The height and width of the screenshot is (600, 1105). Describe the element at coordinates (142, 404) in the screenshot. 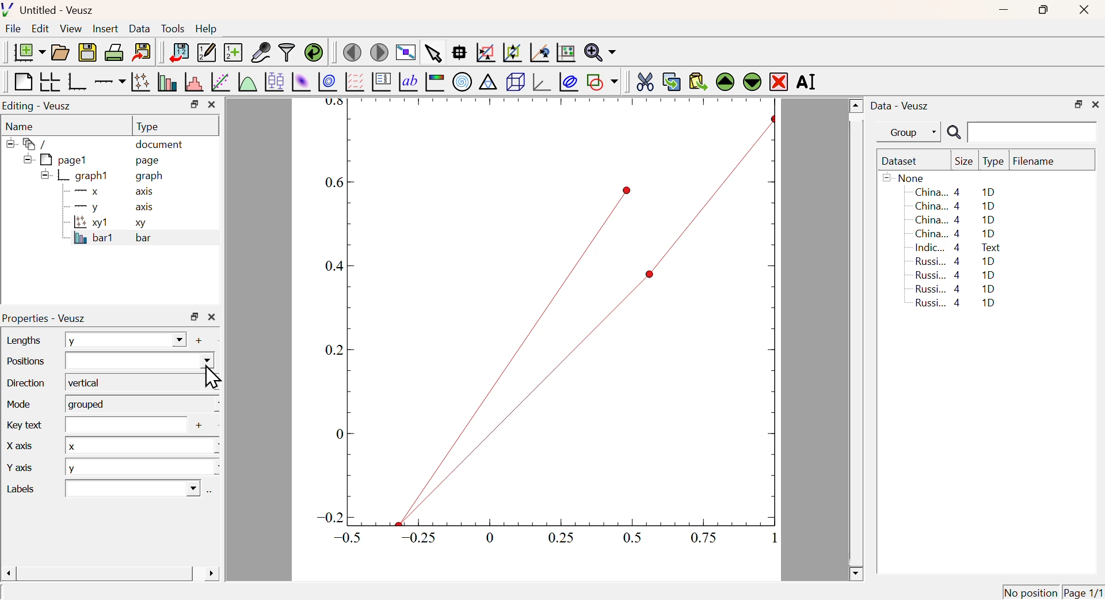

I see `Grouped` at that location.